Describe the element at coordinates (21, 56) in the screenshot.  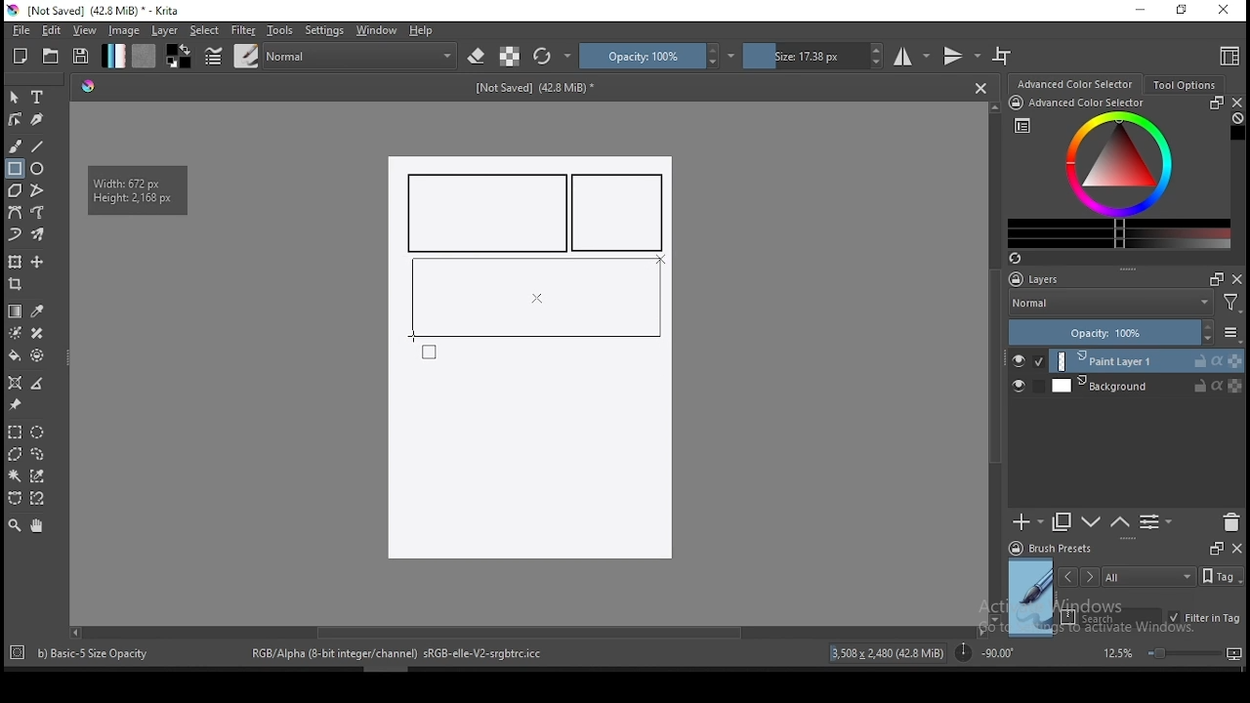
I see `new` at that location.